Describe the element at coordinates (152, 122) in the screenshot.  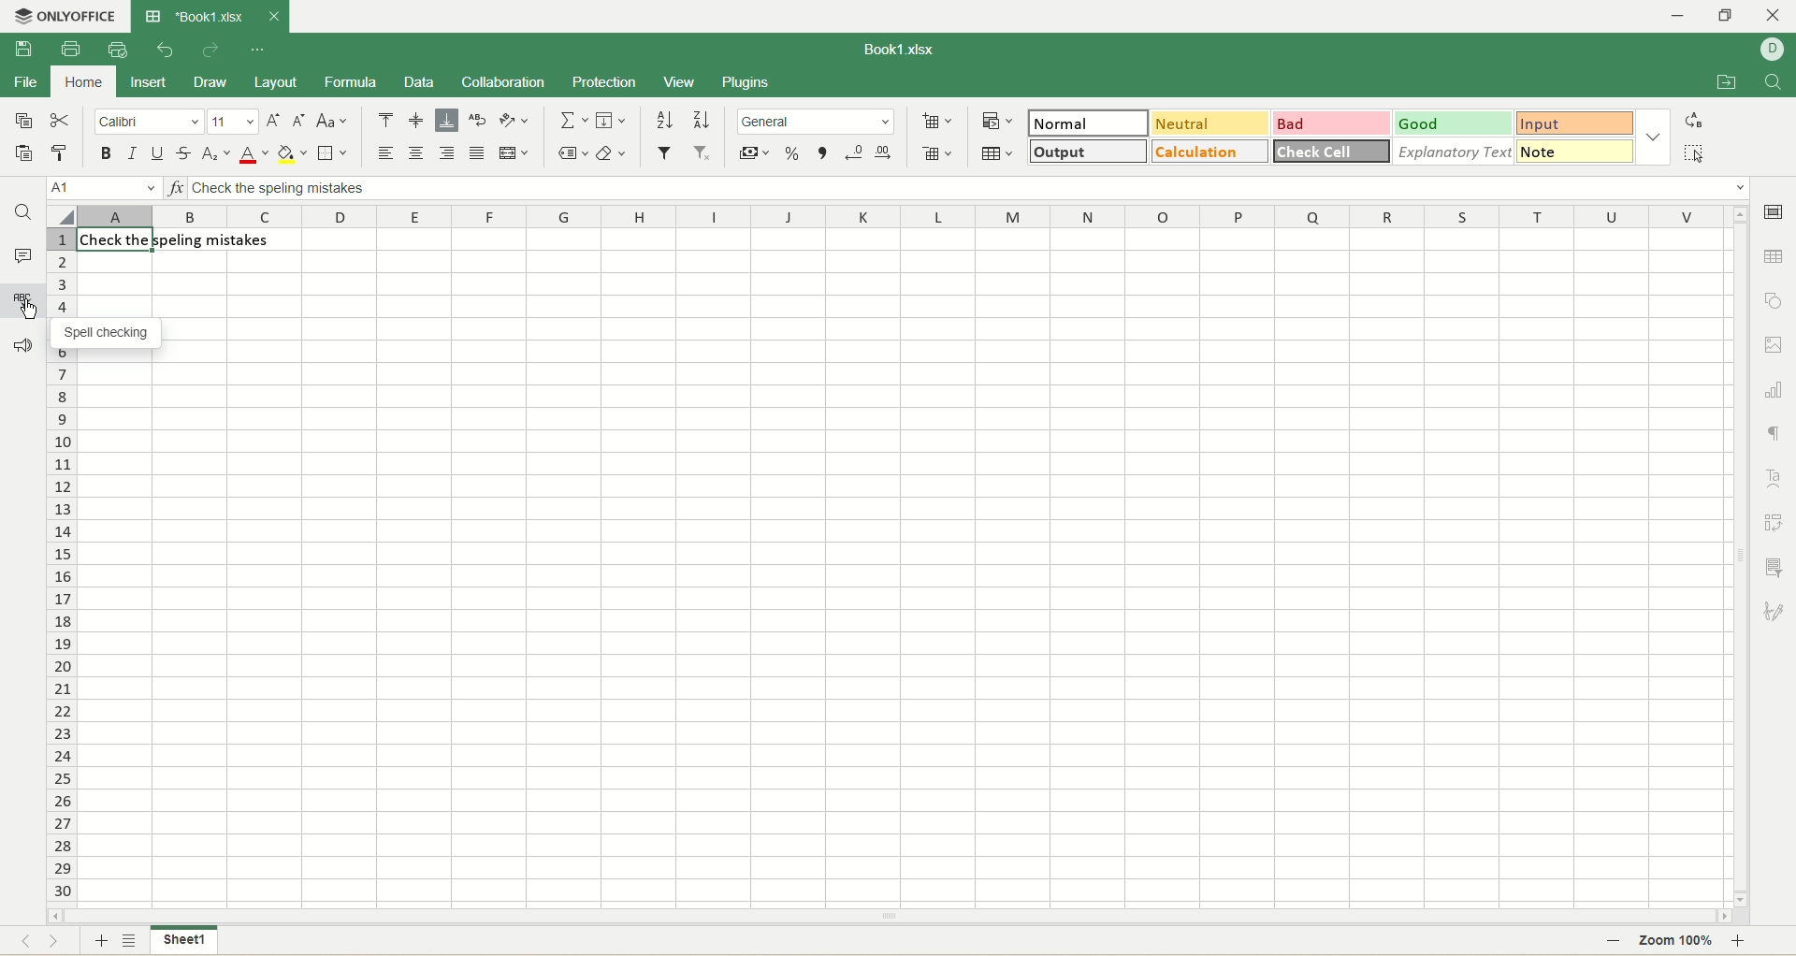
I see `font name` at that location.